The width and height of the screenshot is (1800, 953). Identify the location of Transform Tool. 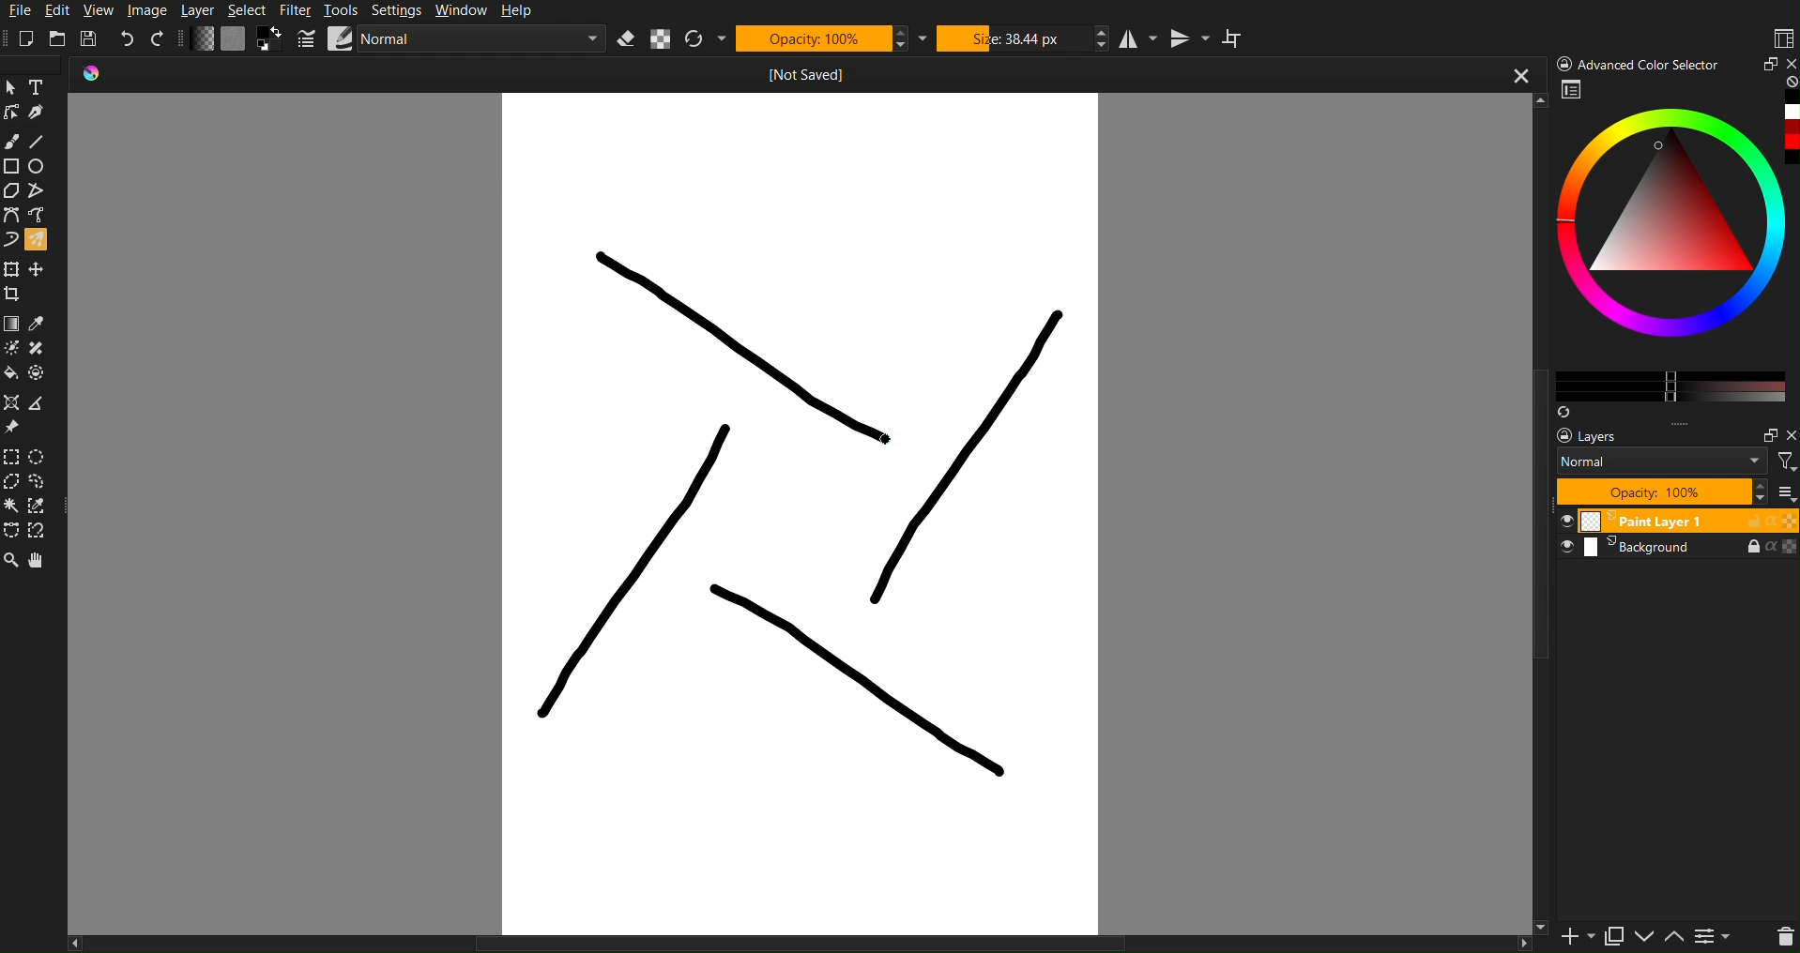
(12, 268).